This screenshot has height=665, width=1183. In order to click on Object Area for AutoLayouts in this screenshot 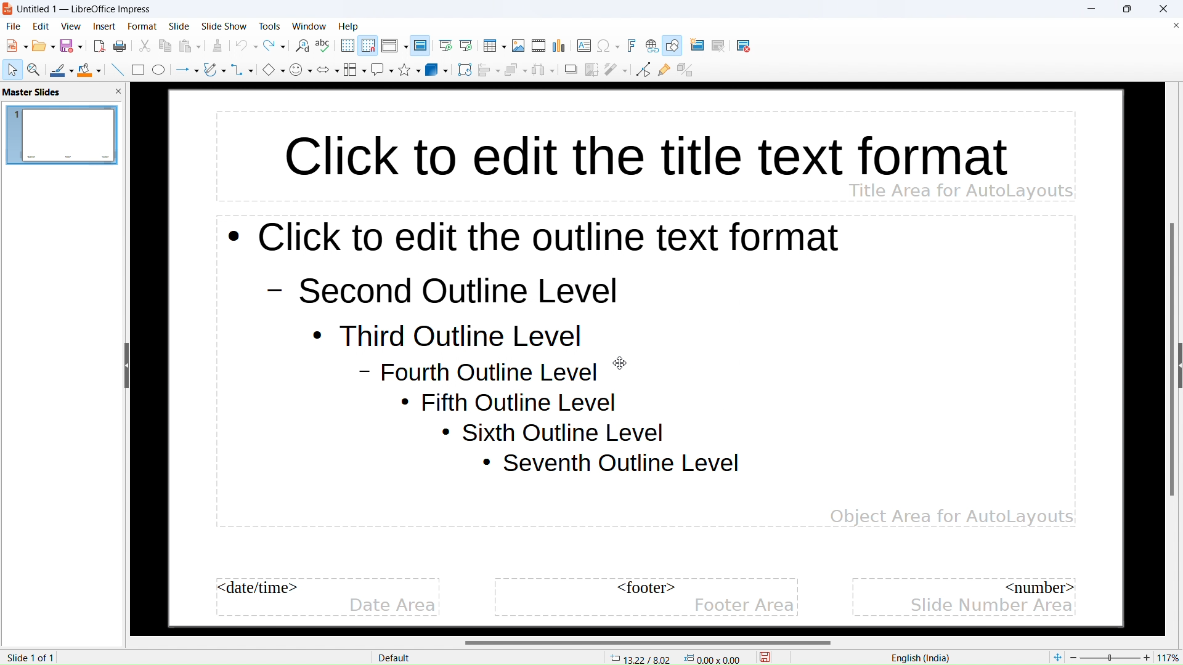, I will do `click(951, 510)`.